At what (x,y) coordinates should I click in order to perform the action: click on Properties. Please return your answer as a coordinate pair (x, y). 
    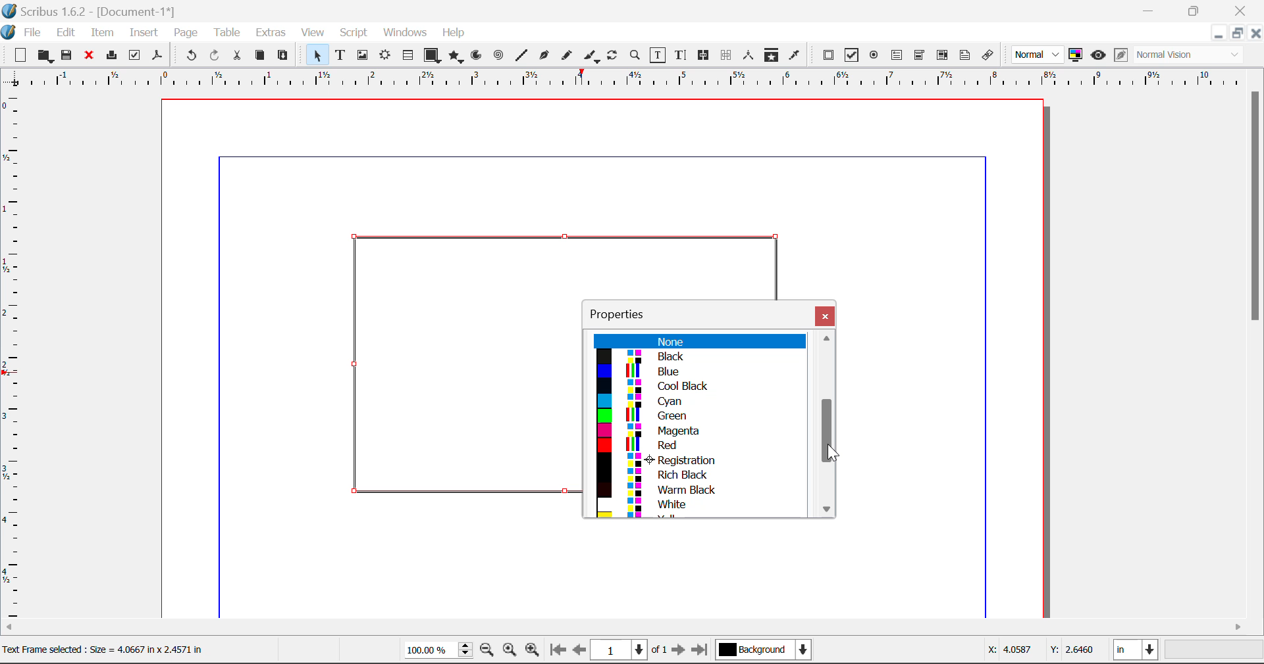
    Looking at the image, I should click on (625, 312).